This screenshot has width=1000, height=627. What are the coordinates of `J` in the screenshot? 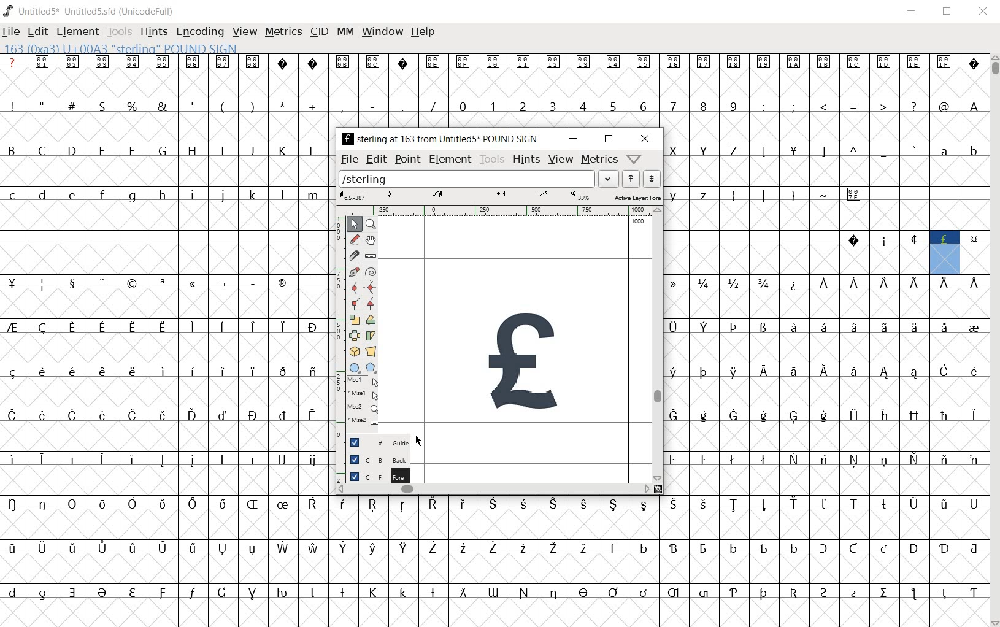 It's located at (252, 150).